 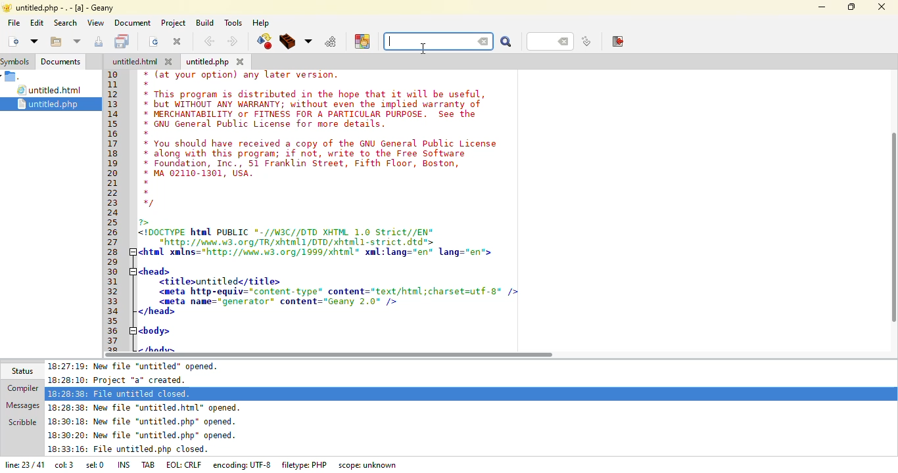 What do you see at coordinates (288, 42) in the screenshot?
I see `build` at bounding box center [288, 42].